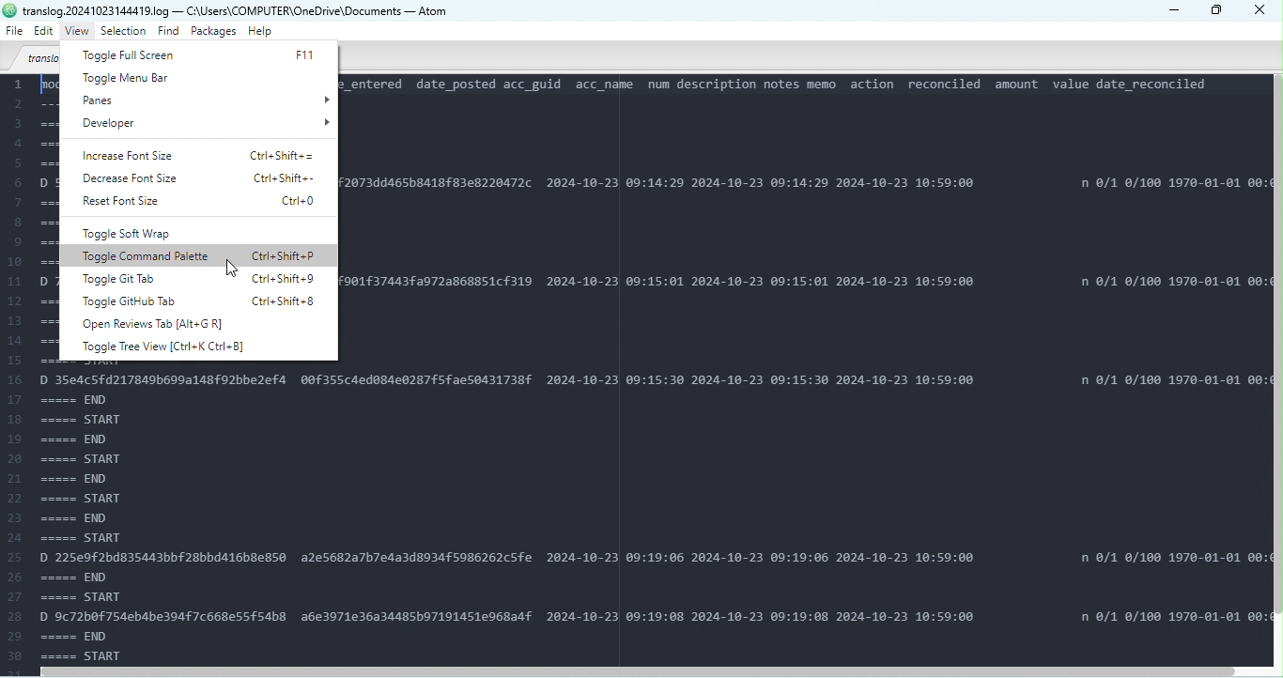  I want to click on Open review tab, so click(186, 324).